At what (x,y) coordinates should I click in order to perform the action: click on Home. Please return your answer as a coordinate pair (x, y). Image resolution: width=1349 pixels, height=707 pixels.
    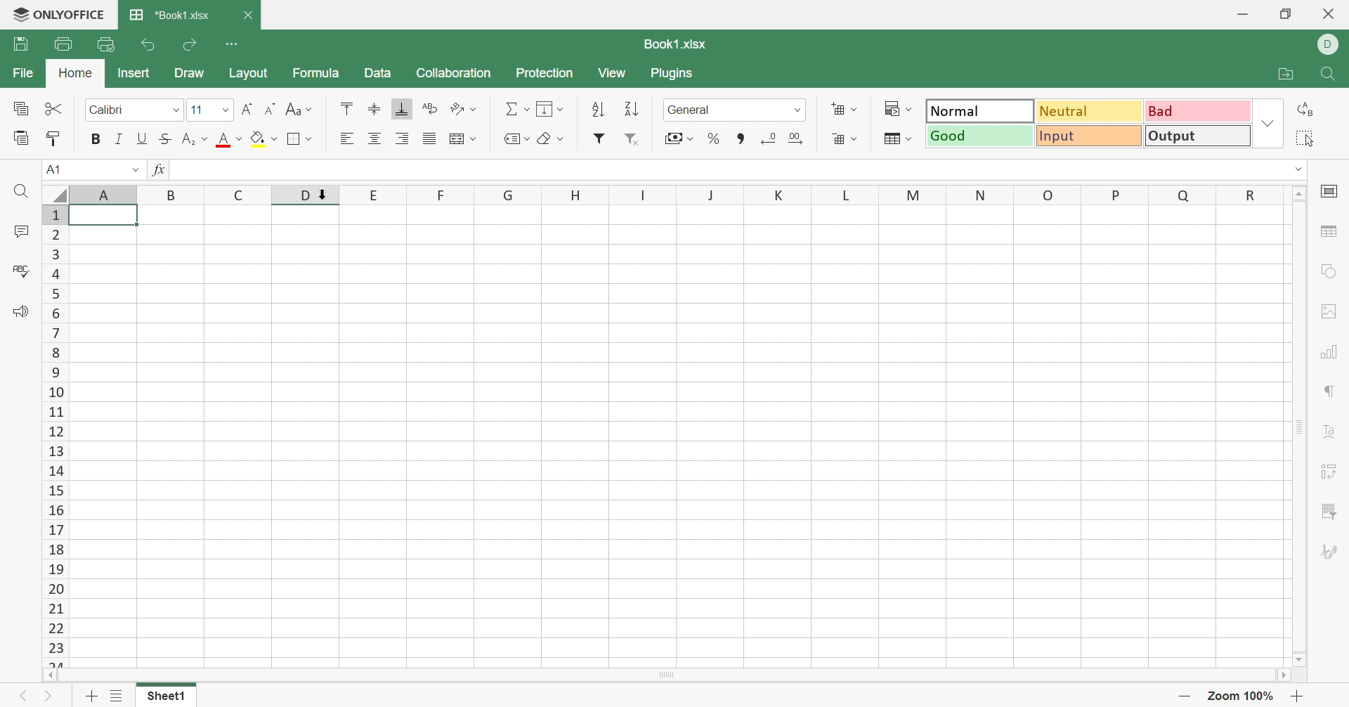
    Looking at the image, I should click on (77, 71).